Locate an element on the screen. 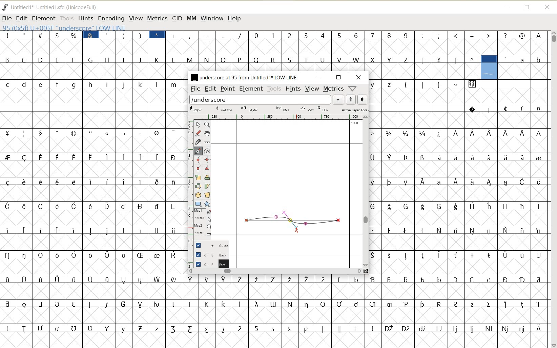 The image size is (557, 348). CID is located at coordinates (177, 19).